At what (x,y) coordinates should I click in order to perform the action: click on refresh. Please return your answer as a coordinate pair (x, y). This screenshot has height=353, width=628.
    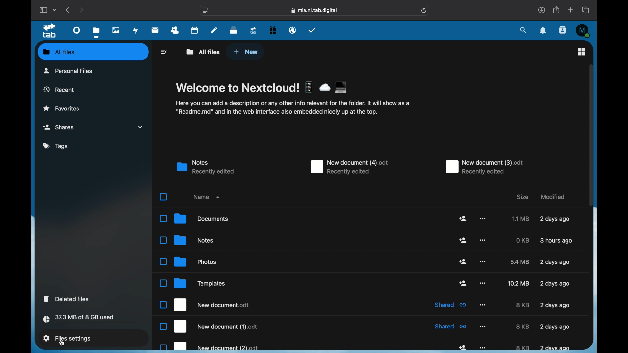
    Looking at the image, I should click on (424, 10).